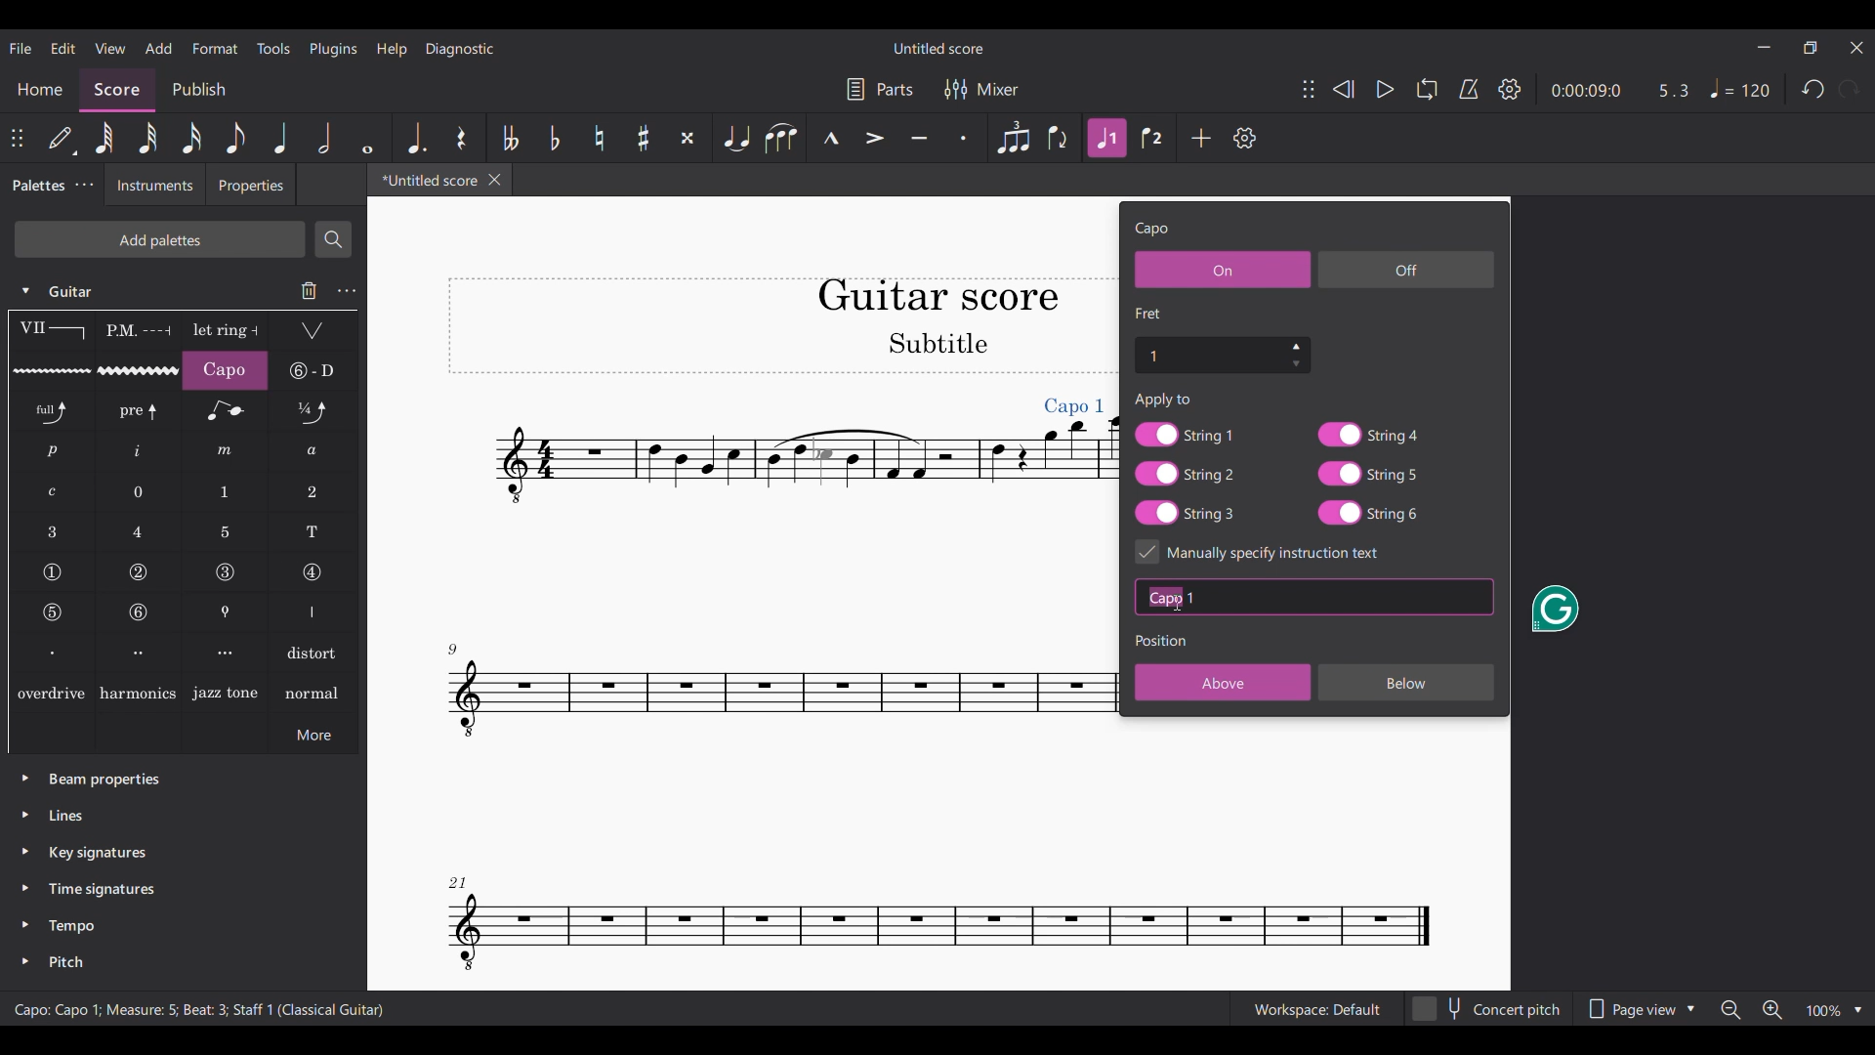 Image resolution: width=1875 pixels, height=1055 pixels. What do you see at coordinates (1186, 474) in the screenshot?
I see `String 2 toggle` at bounding box center [1186, 474].